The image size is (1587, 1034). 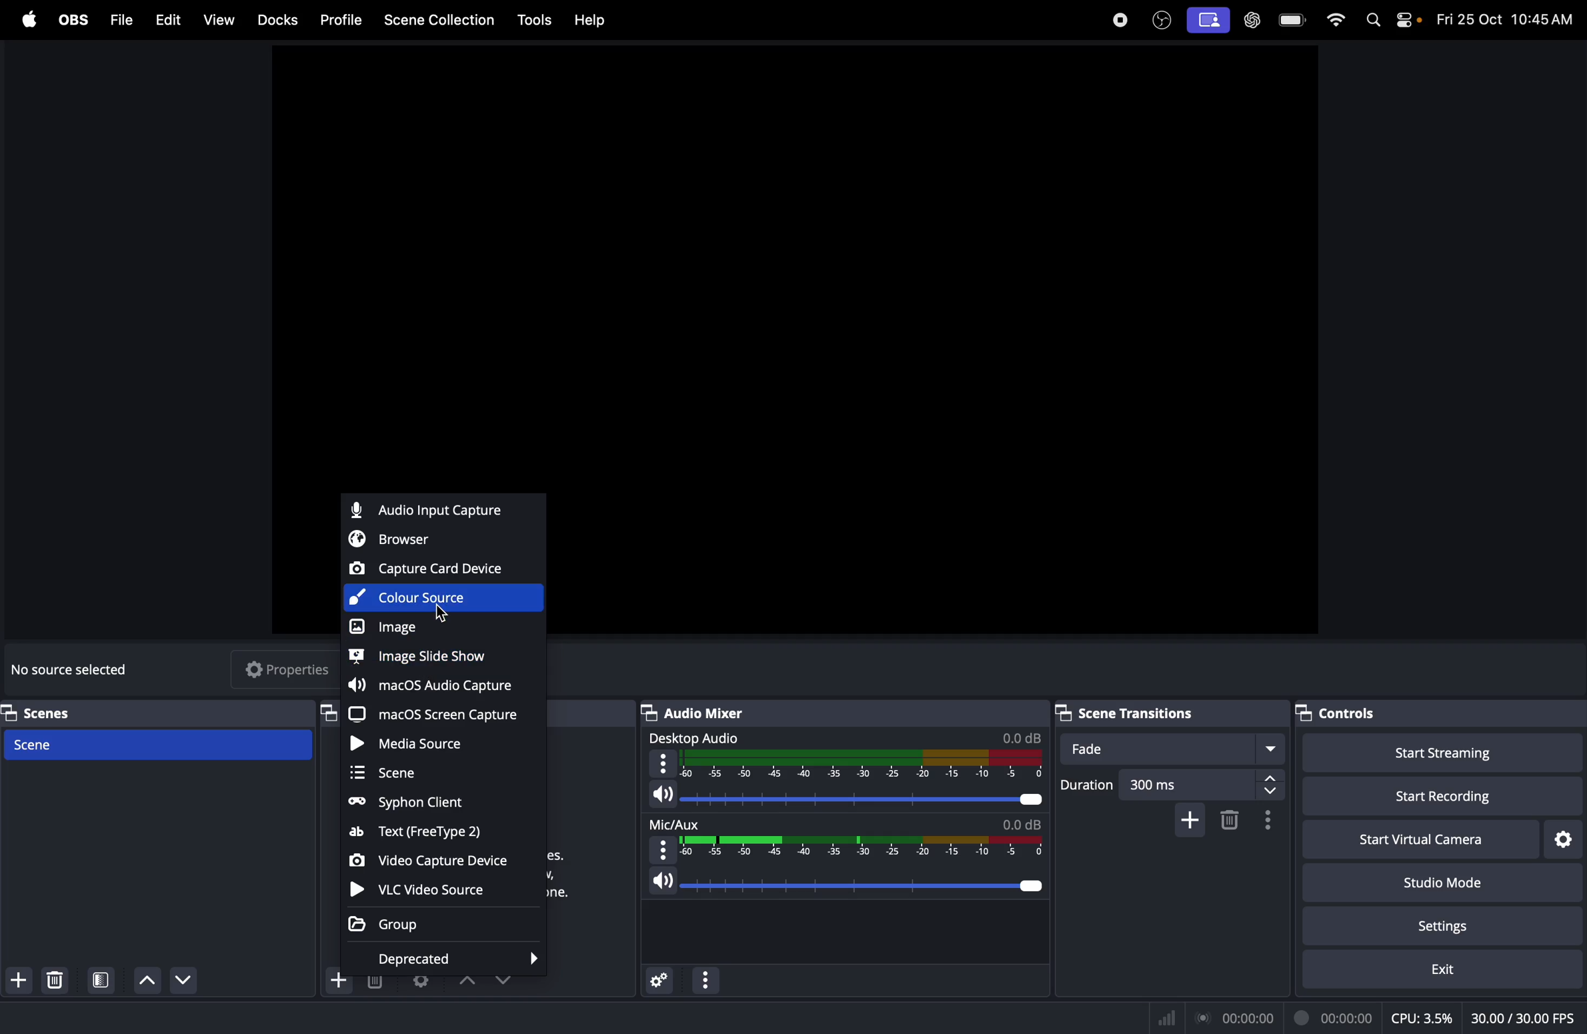 What do you see at coordinates (378, 984) in the screenshot?
I see `delete` at bounding box center [378, 984].